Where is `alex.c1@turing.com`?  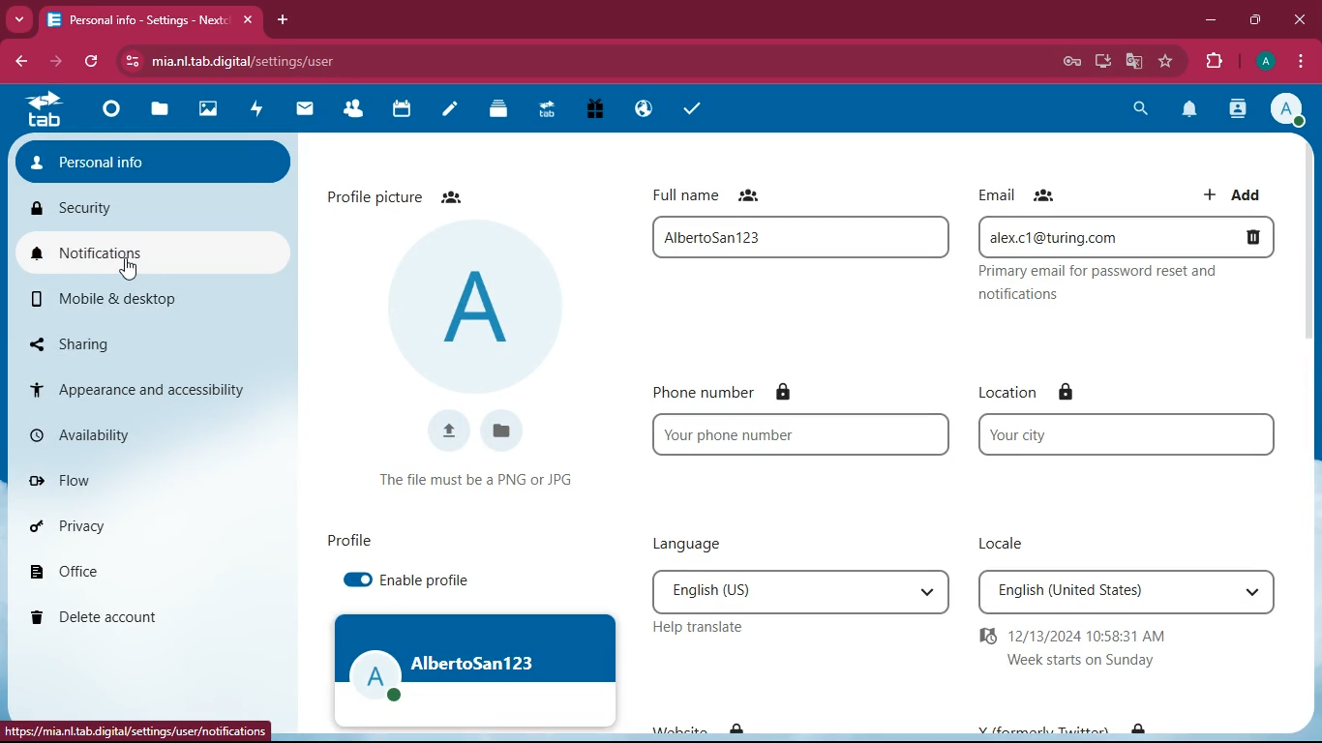
alex.c1@turing.com is located at coordinates (1105, 238).